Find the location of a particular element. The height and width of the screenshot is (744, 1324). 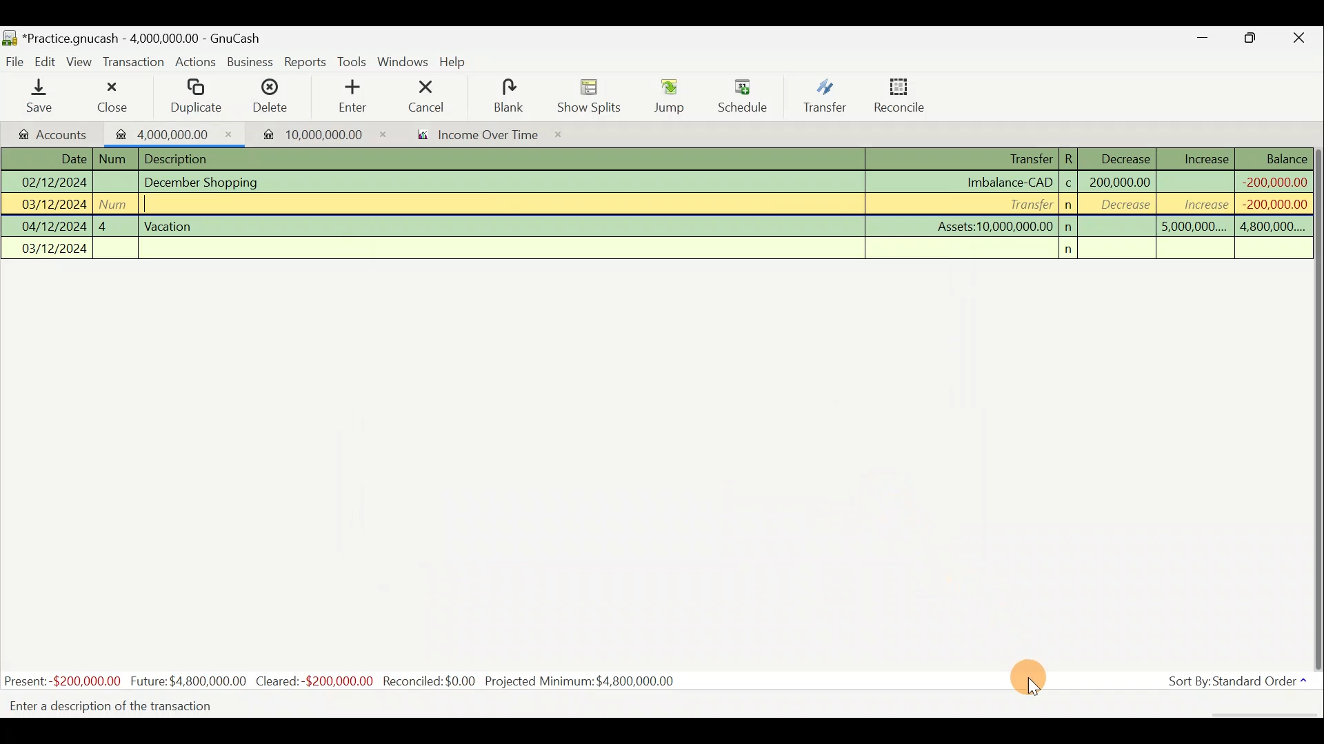

02/12/2024 is located at coordinates (52, 180).